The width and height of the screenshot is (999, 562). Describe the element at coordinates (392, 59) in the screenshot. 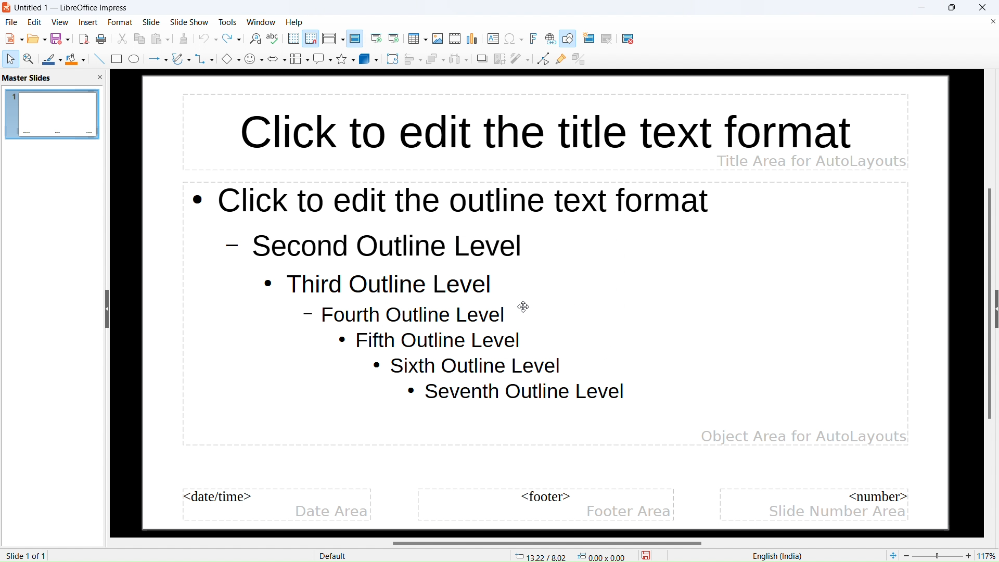

I see `rotate` at that location.